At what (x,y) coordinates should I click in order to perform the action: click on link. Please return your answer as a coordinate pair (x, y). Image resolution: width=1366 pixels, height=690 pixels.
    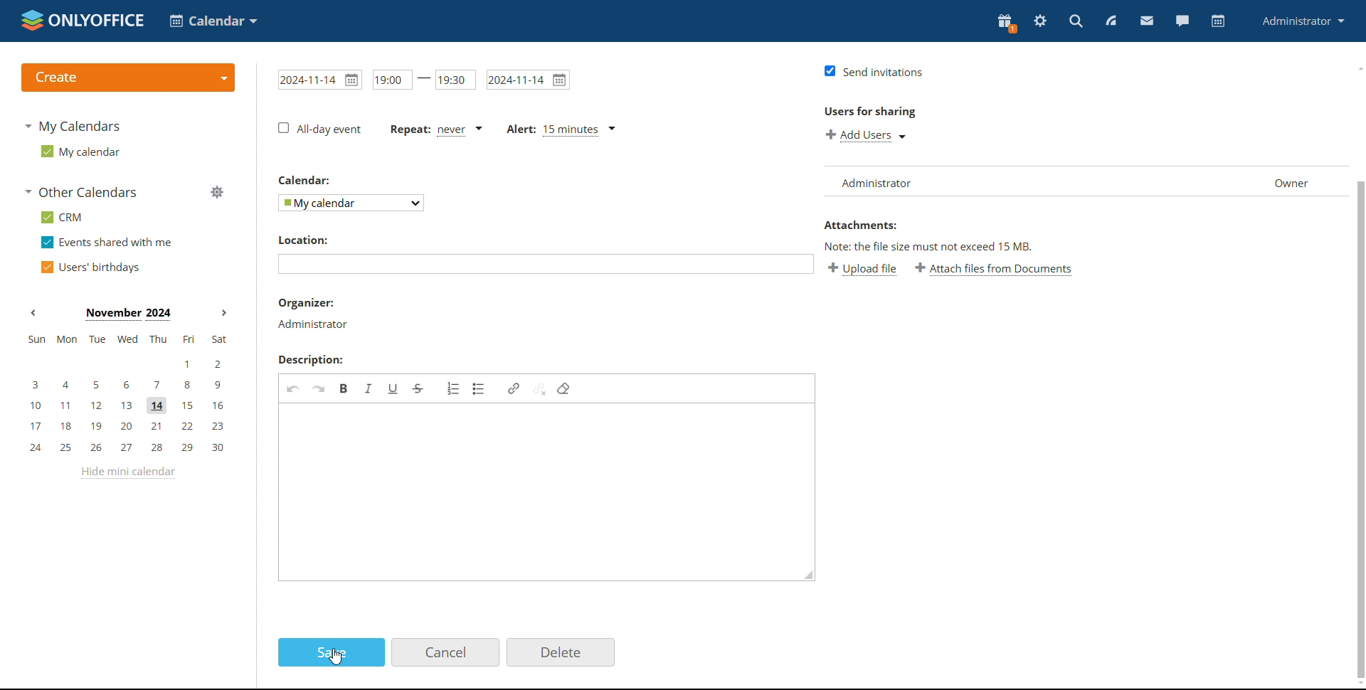
    Looking at the image, I should click on (515, 388).